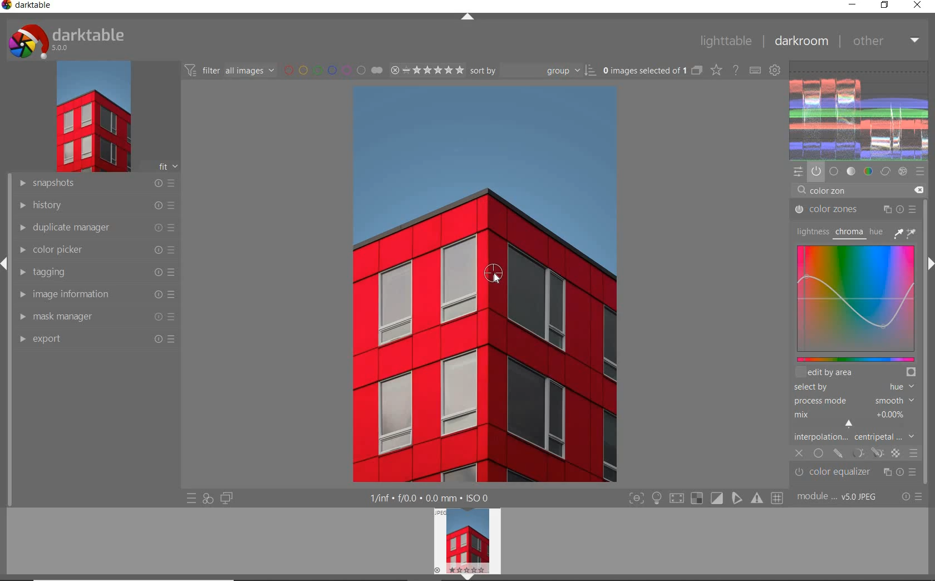  Describe the element at coordinates (475, 285) in the screenshot. I see `selected image` at that location.